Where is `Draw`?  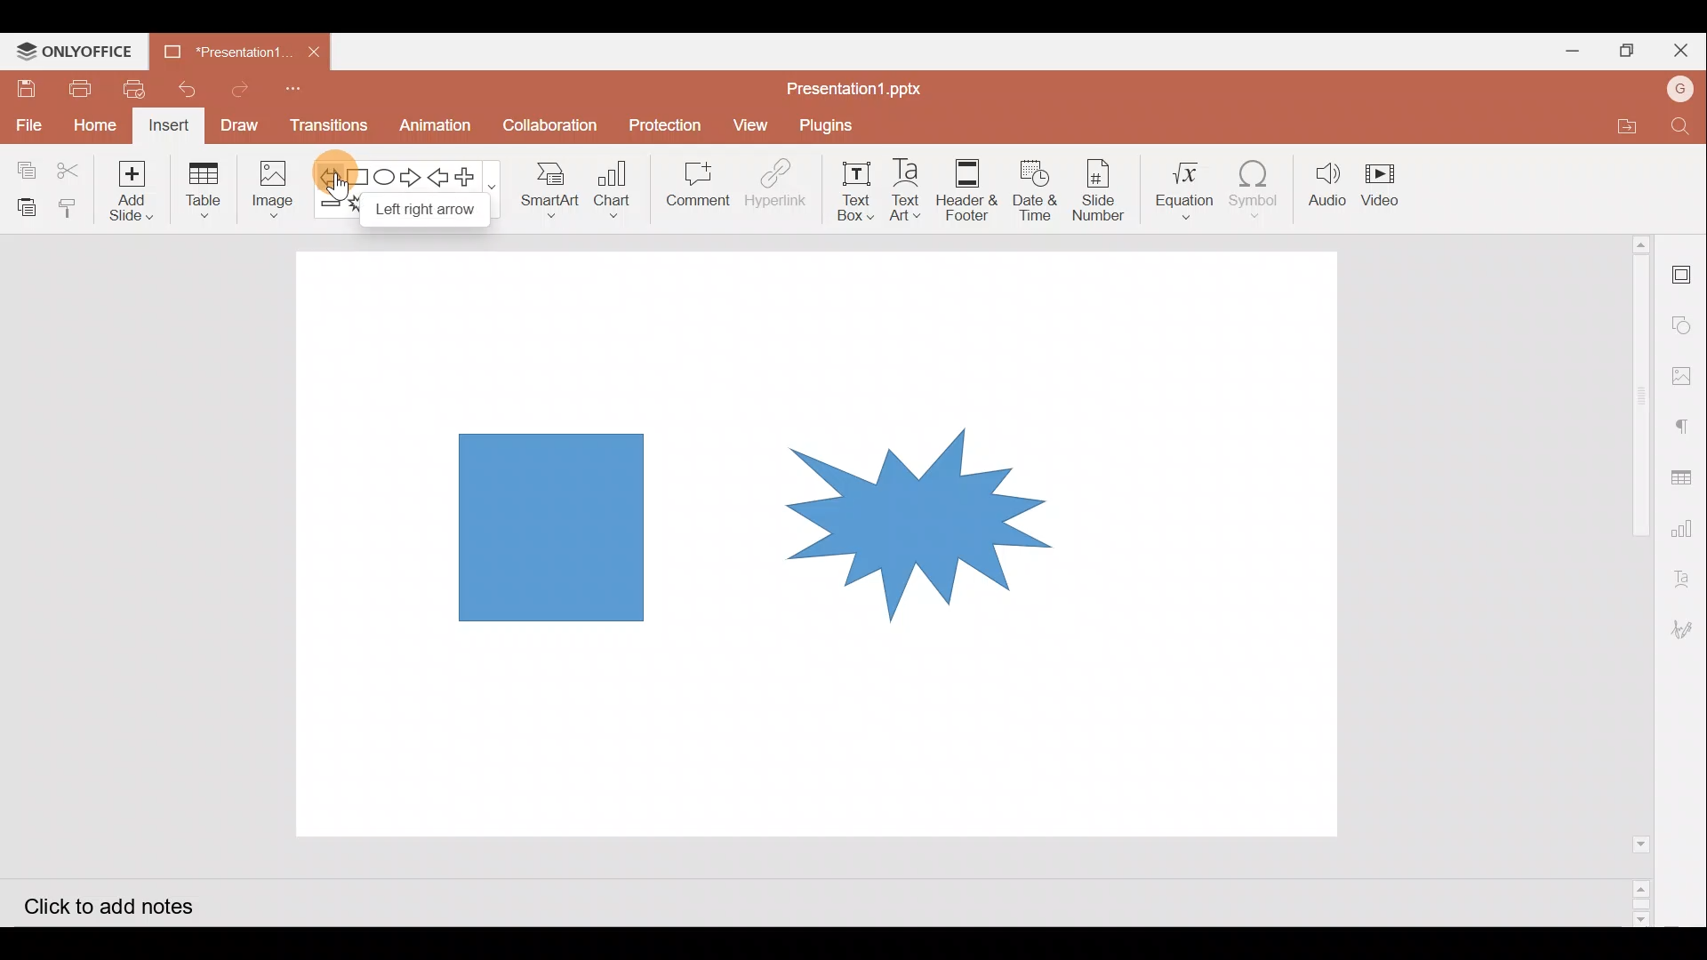 Draw is located at coordinates (245, 127).